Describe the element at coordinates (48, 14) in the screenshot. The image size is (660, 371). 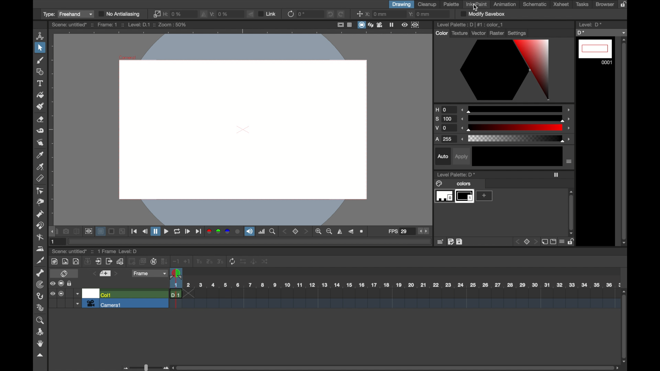
I see `type` at that location.